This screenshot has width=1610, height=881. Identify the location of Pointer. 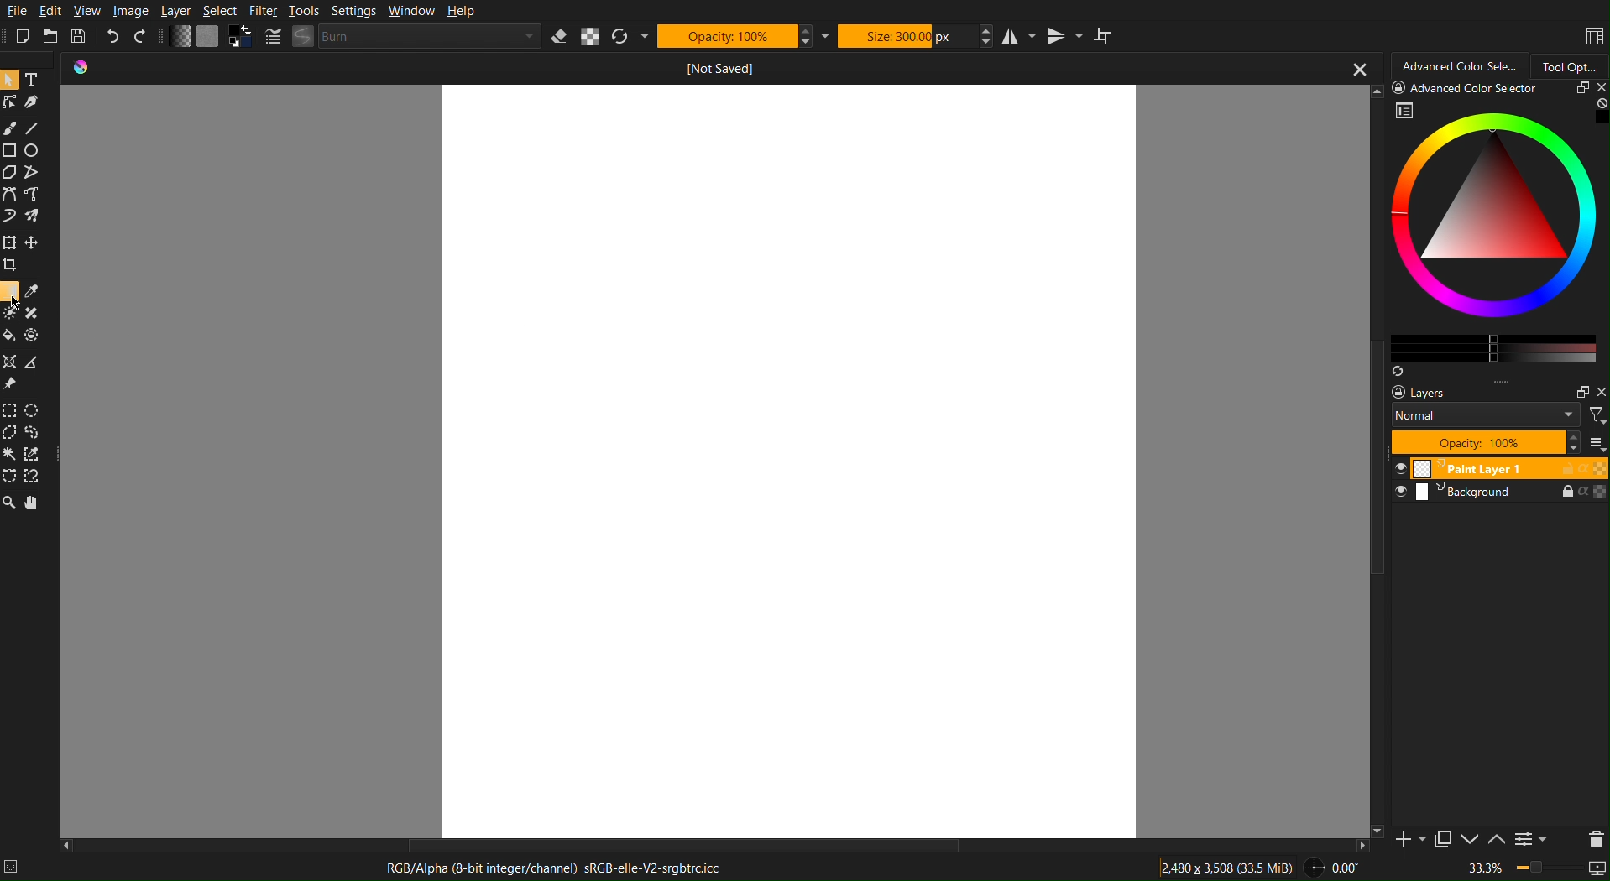
(12, 80).